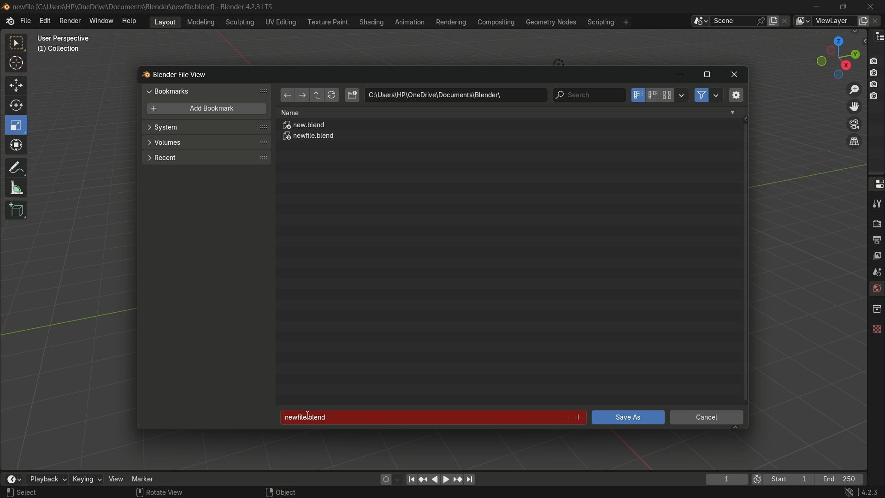  Describe the element at coordinates (682, 94) in the screenshot. I see `display settings` at that location.